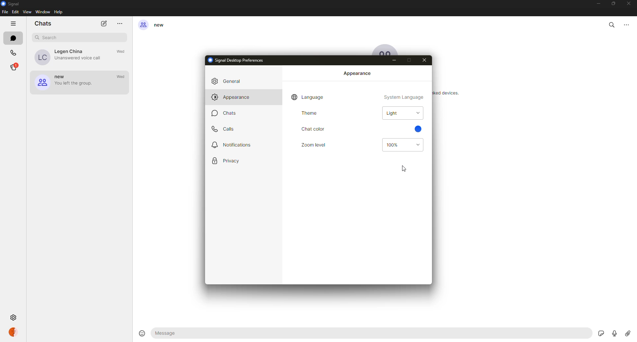 The height and width of the screenshot is (342, 637). What do you see at coordinates (43, 12) in the screenshot?
I see `window` at bounding box center [43, 12].